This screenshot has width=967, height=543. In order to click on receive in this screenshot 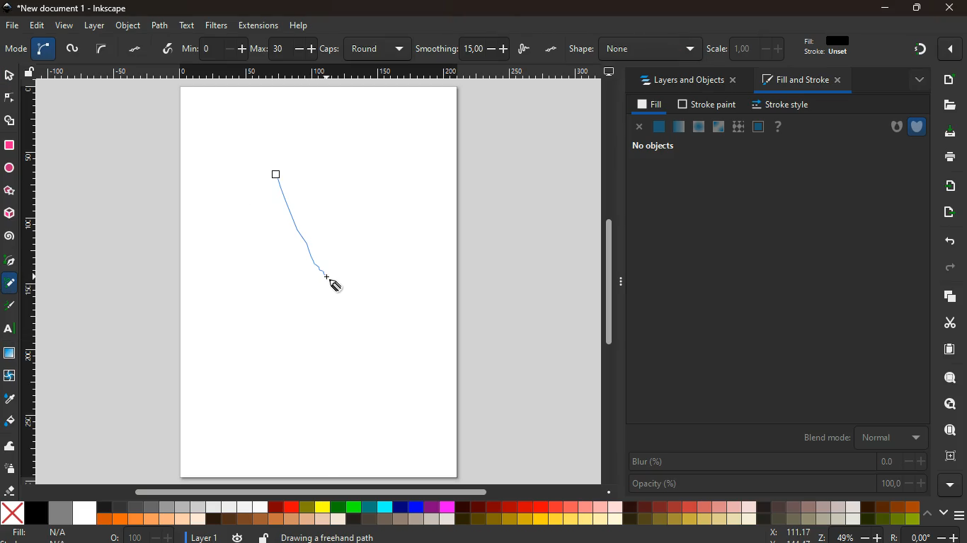, I will do `click(949, 185)`.